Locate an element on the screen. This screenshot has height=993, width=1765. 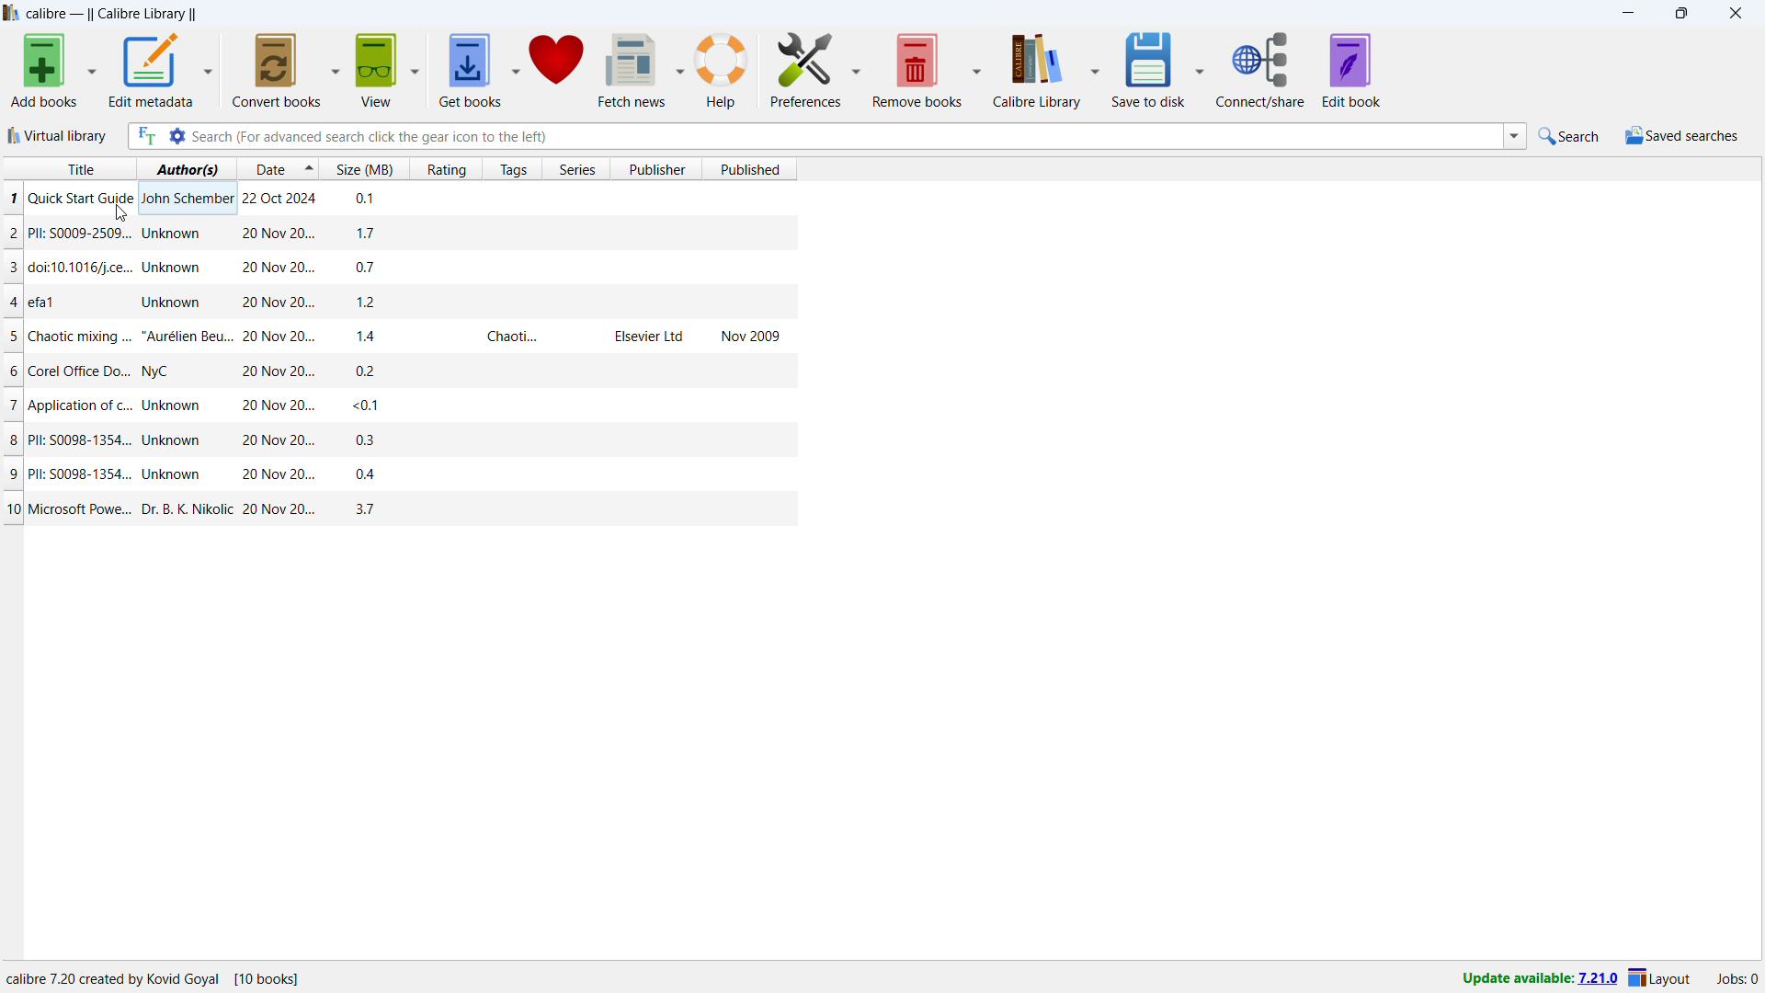
convert books is located at coordinates (277, 69).